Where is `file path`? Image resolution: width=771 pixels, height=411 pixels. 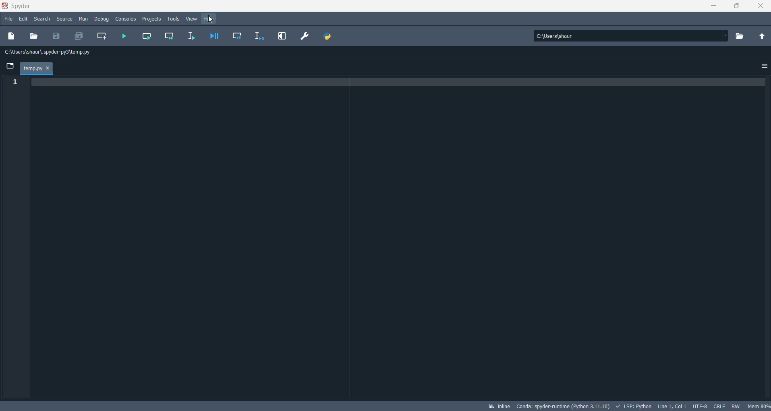
file path is located at coordinates (51, 52).